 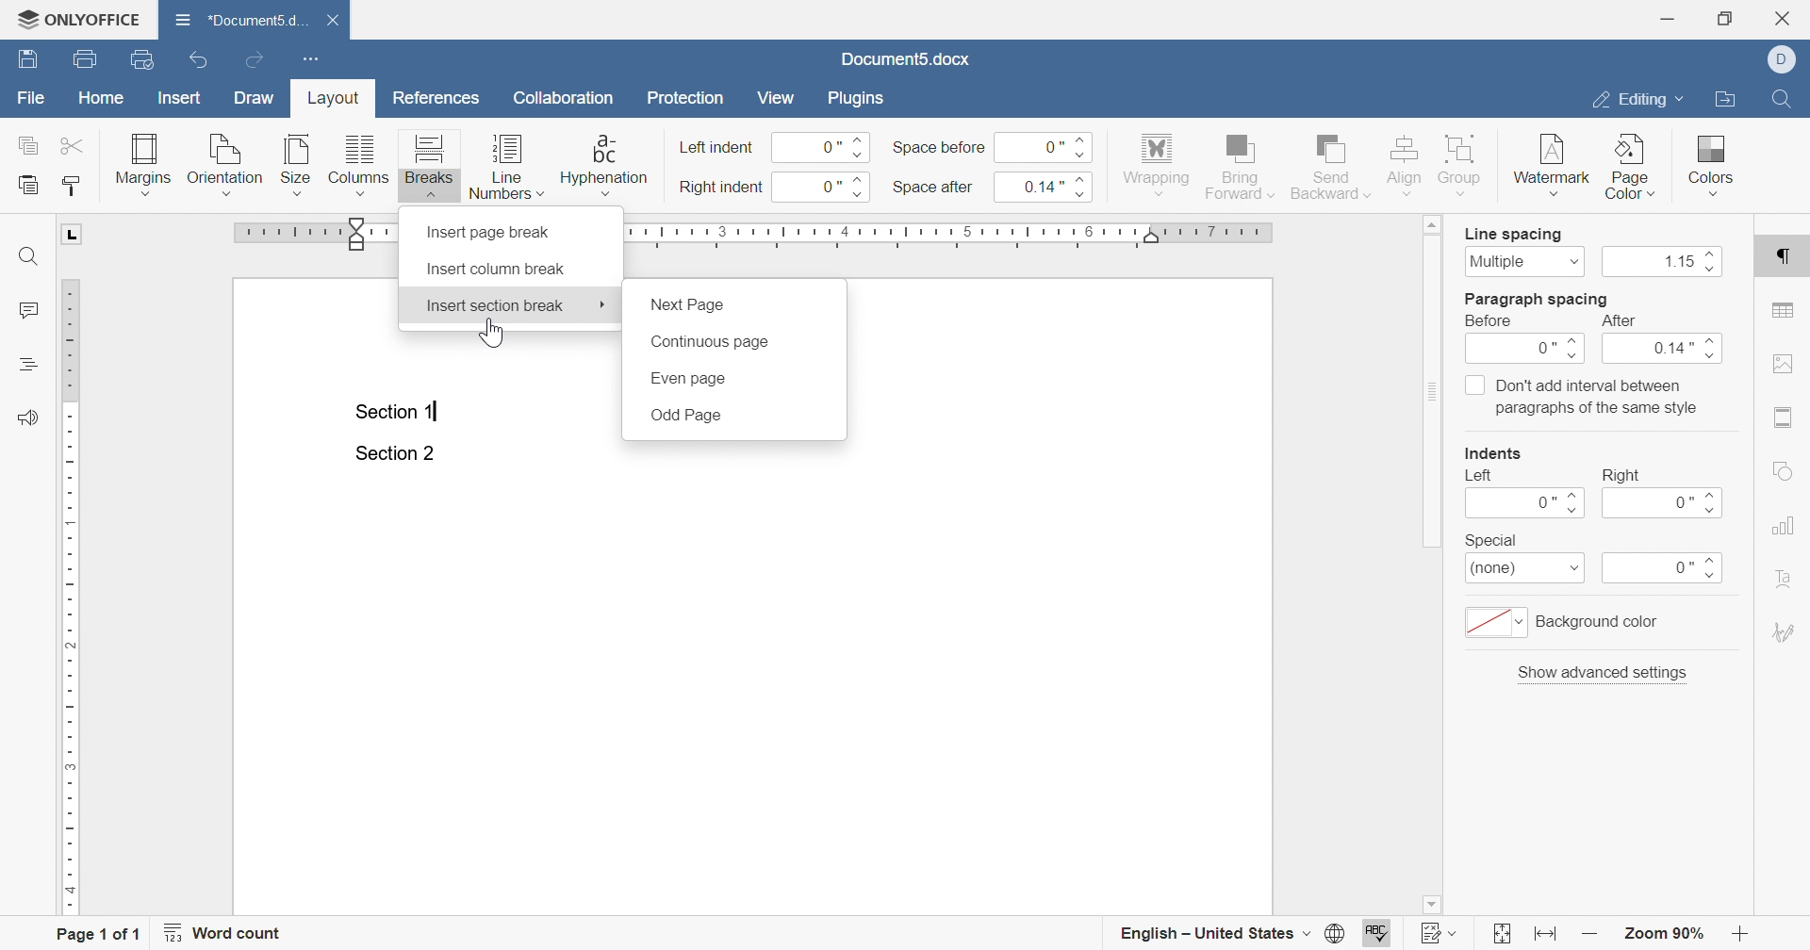 I want to click on open file location, so click(x=1725, y=100).